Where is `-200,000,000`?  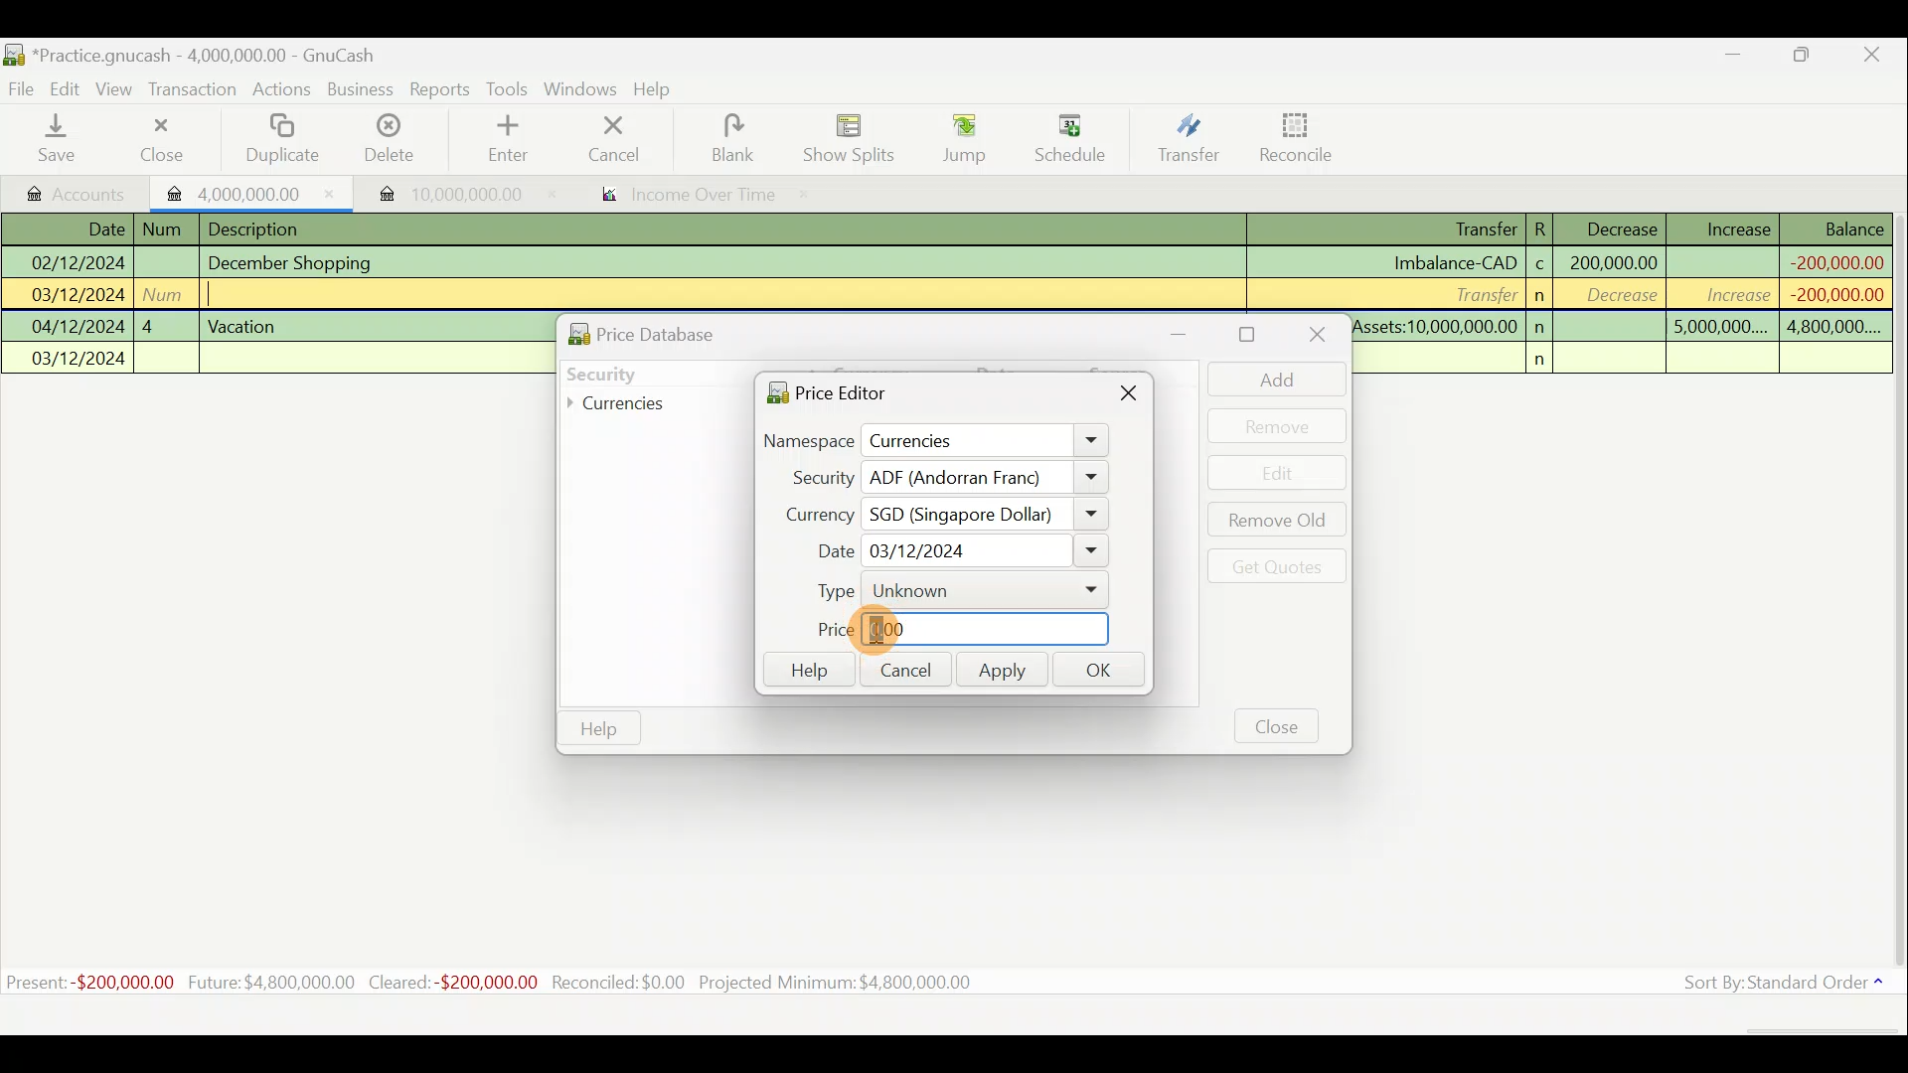
-200,000,000 is located at coordinates (1833, 260).